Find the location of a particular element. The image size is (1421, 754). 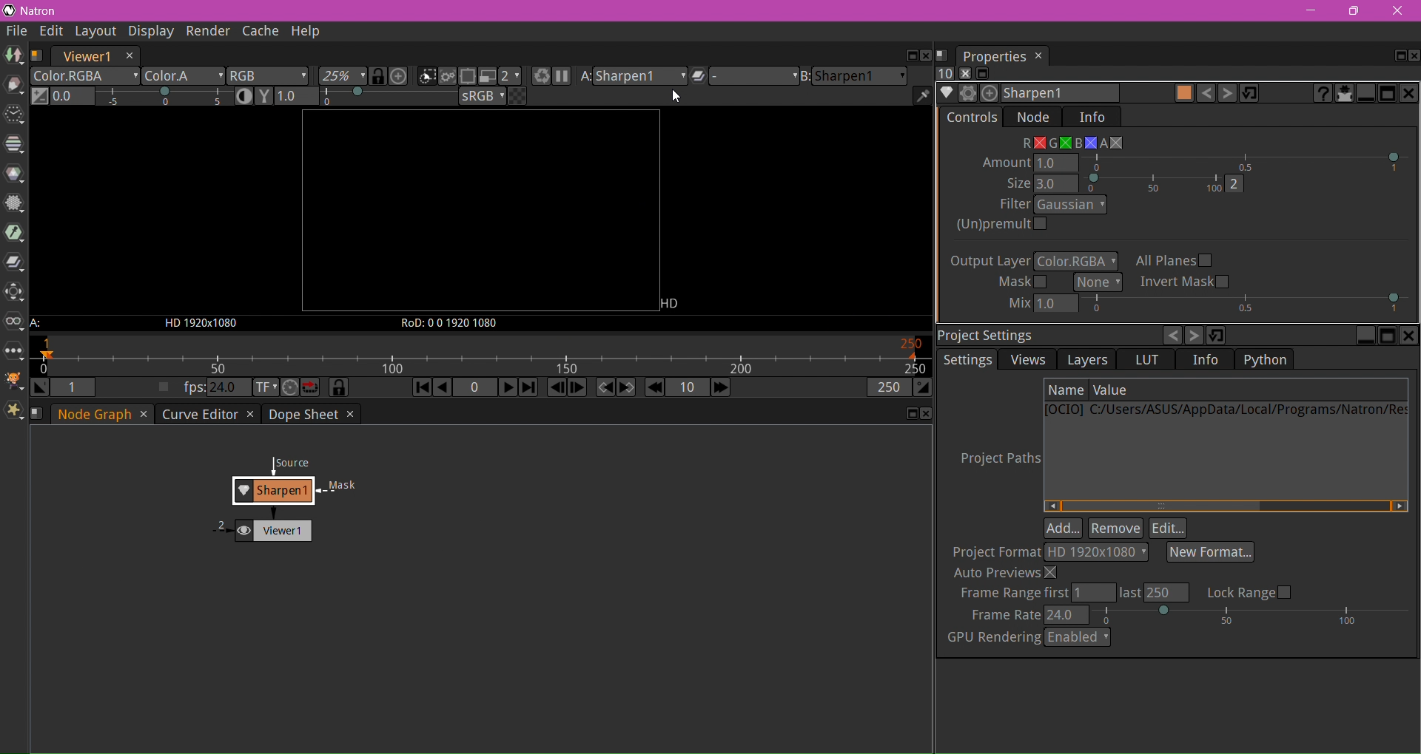

SharpenCImg version 4.0 is located at coordinates (948, 93).